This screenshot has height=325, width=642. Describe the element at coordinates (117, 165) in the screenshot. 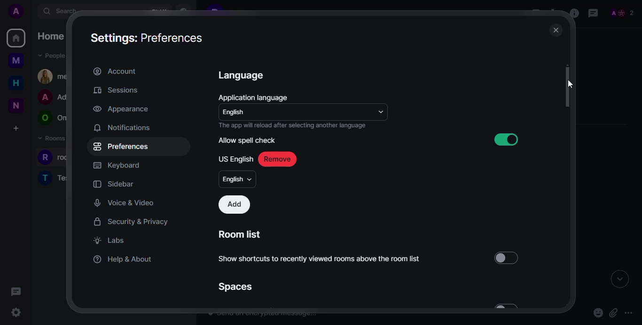

I see `keyboard` at that location.